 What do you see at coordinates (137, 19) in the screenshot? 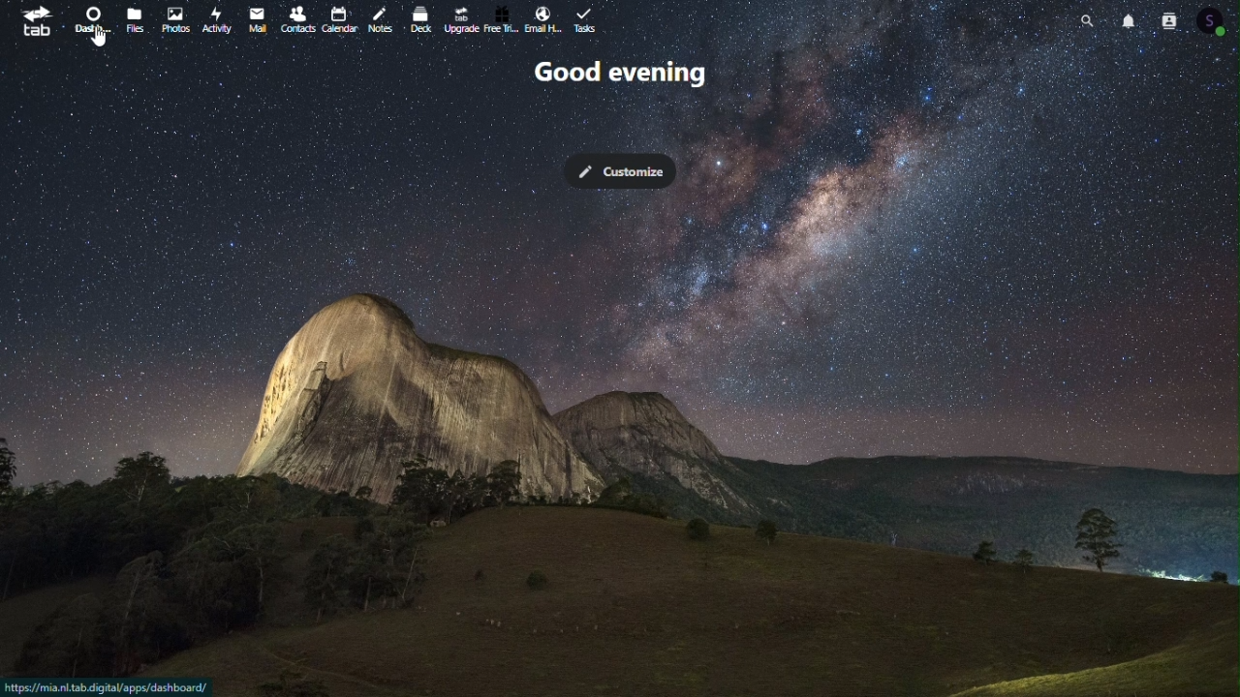
I see `files` at bounding box center [137, 19].